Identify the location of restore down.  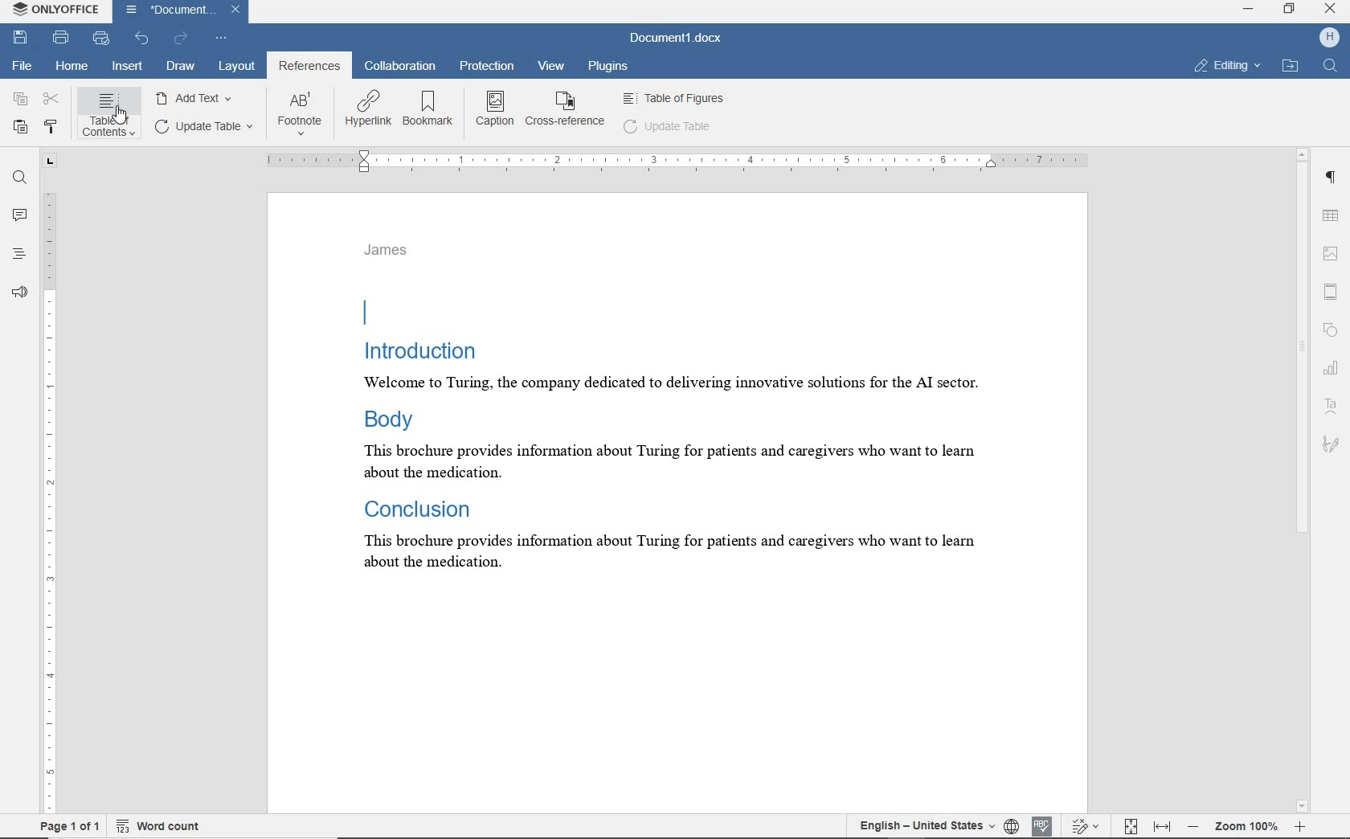
(1290, 10).